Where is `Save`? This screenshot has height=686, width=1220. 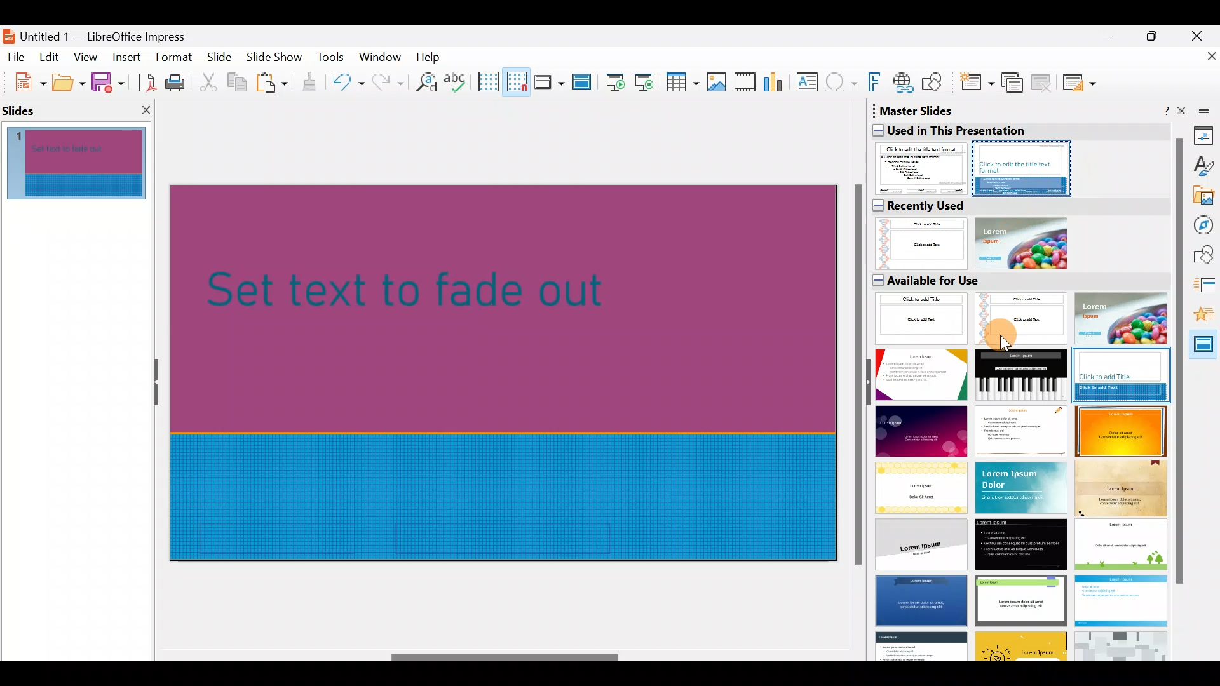
Save is located at coordinates (107, 81).